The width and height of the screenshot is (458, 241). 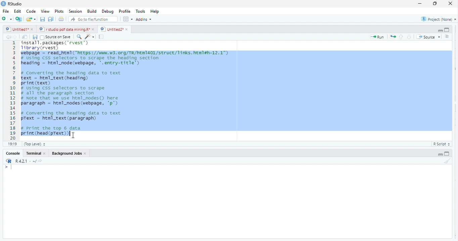 I want to click on find/replace, so click(x=79, y=36).